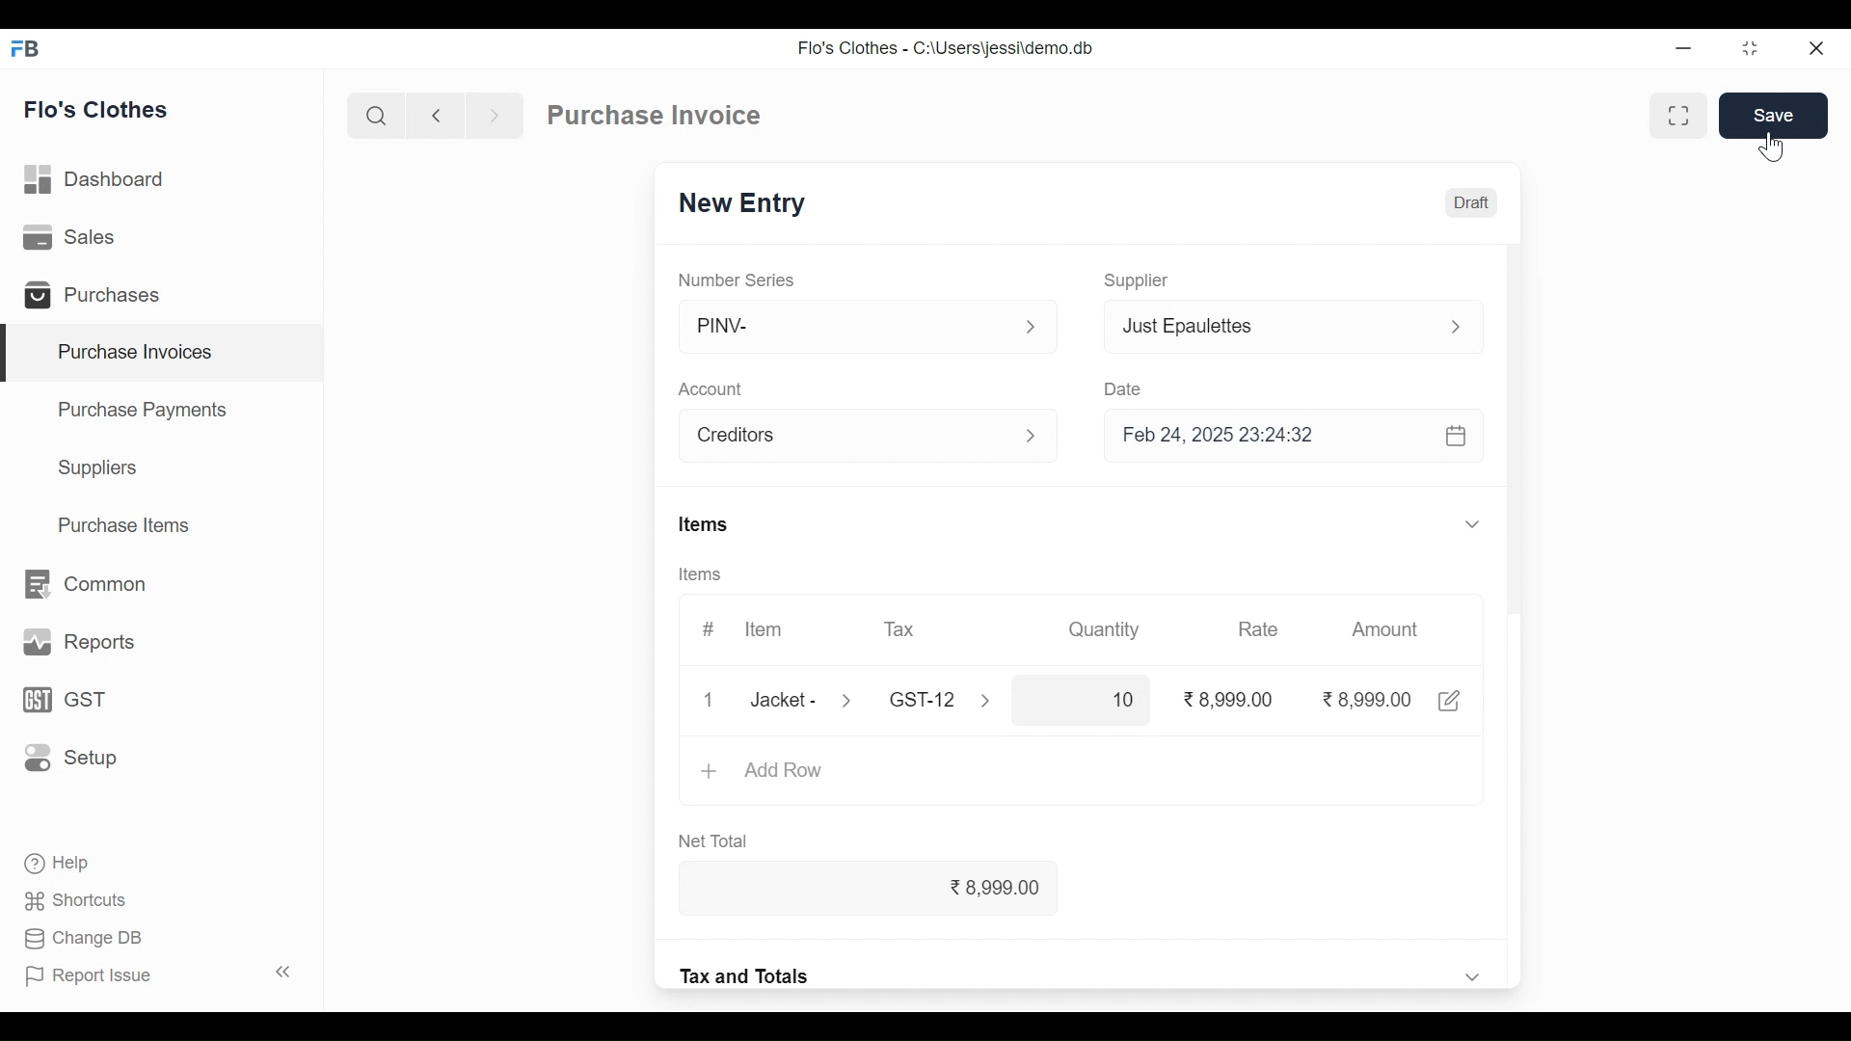 The width and height of the screenshot is (1851, 1041). What do you see at coordinates (720, 842) in the screenshot?
I see `Net Total` at bounding box center [720, 842].